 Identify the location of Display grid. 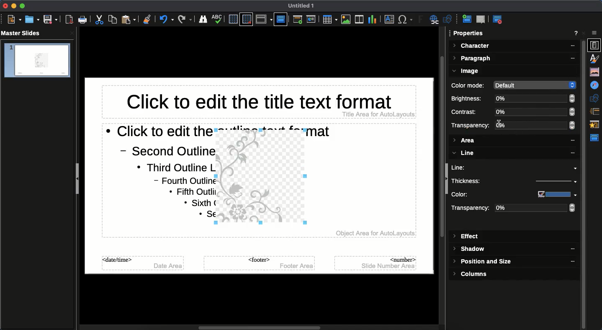
(232, 19).